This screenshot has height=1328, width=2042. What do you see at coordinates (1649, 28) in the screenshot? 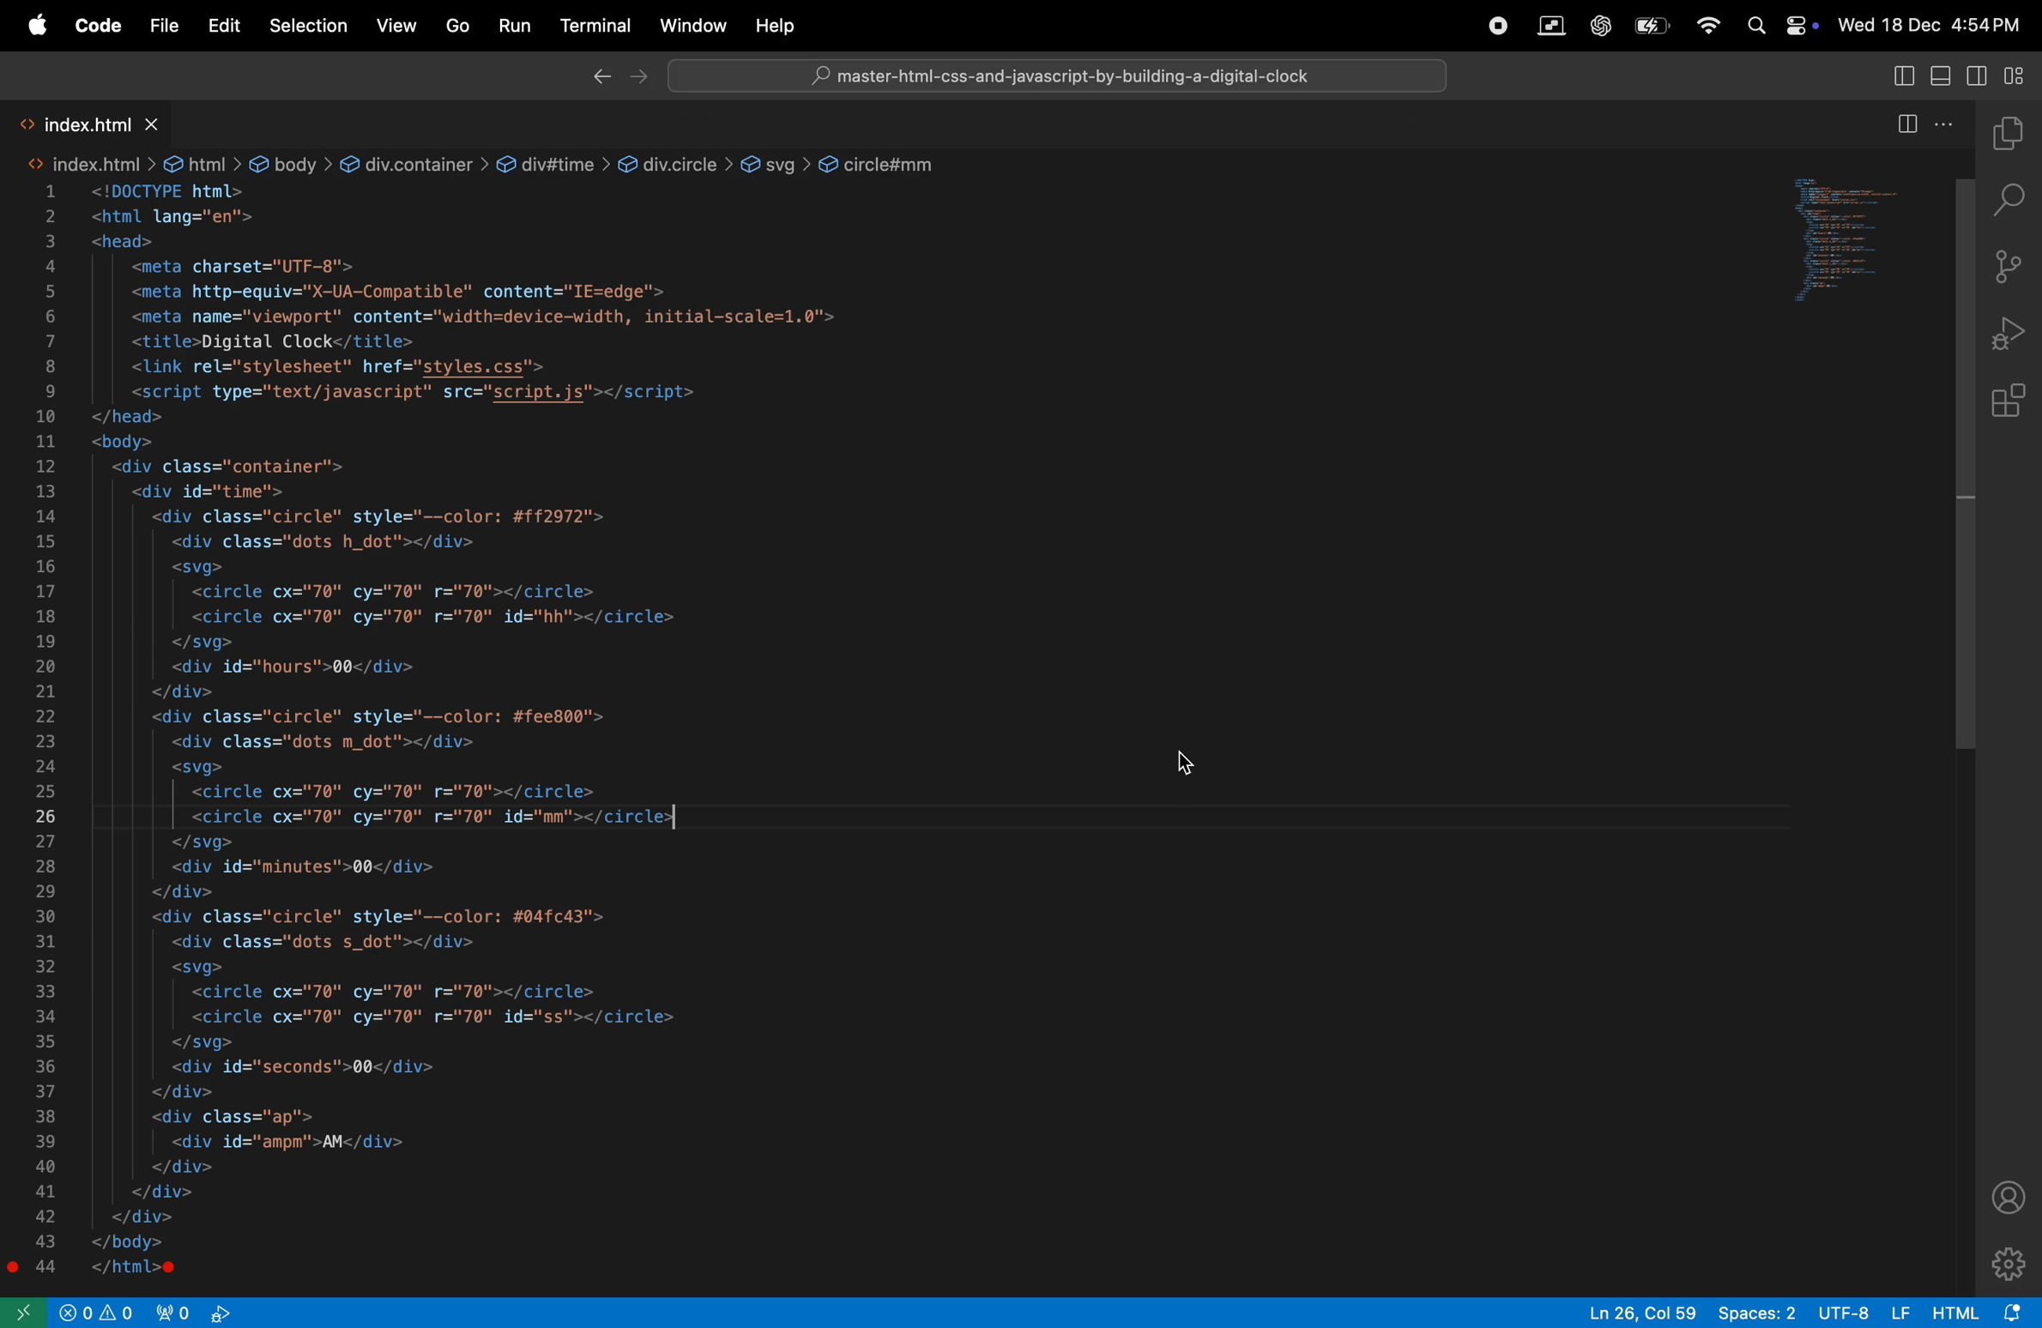
I see `battery` at bounding box center [1649, 28].